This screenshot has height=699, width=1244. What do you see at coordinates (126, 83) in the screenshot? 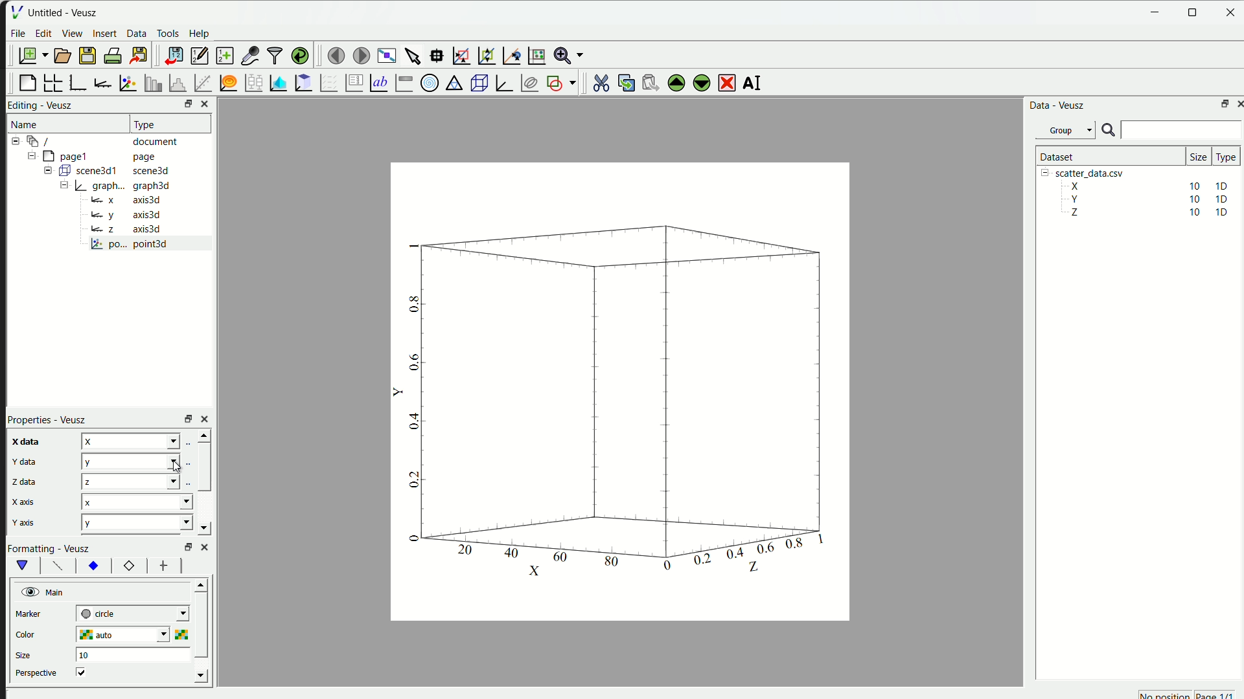
I see `plot points` at bounding box center [126, 83].